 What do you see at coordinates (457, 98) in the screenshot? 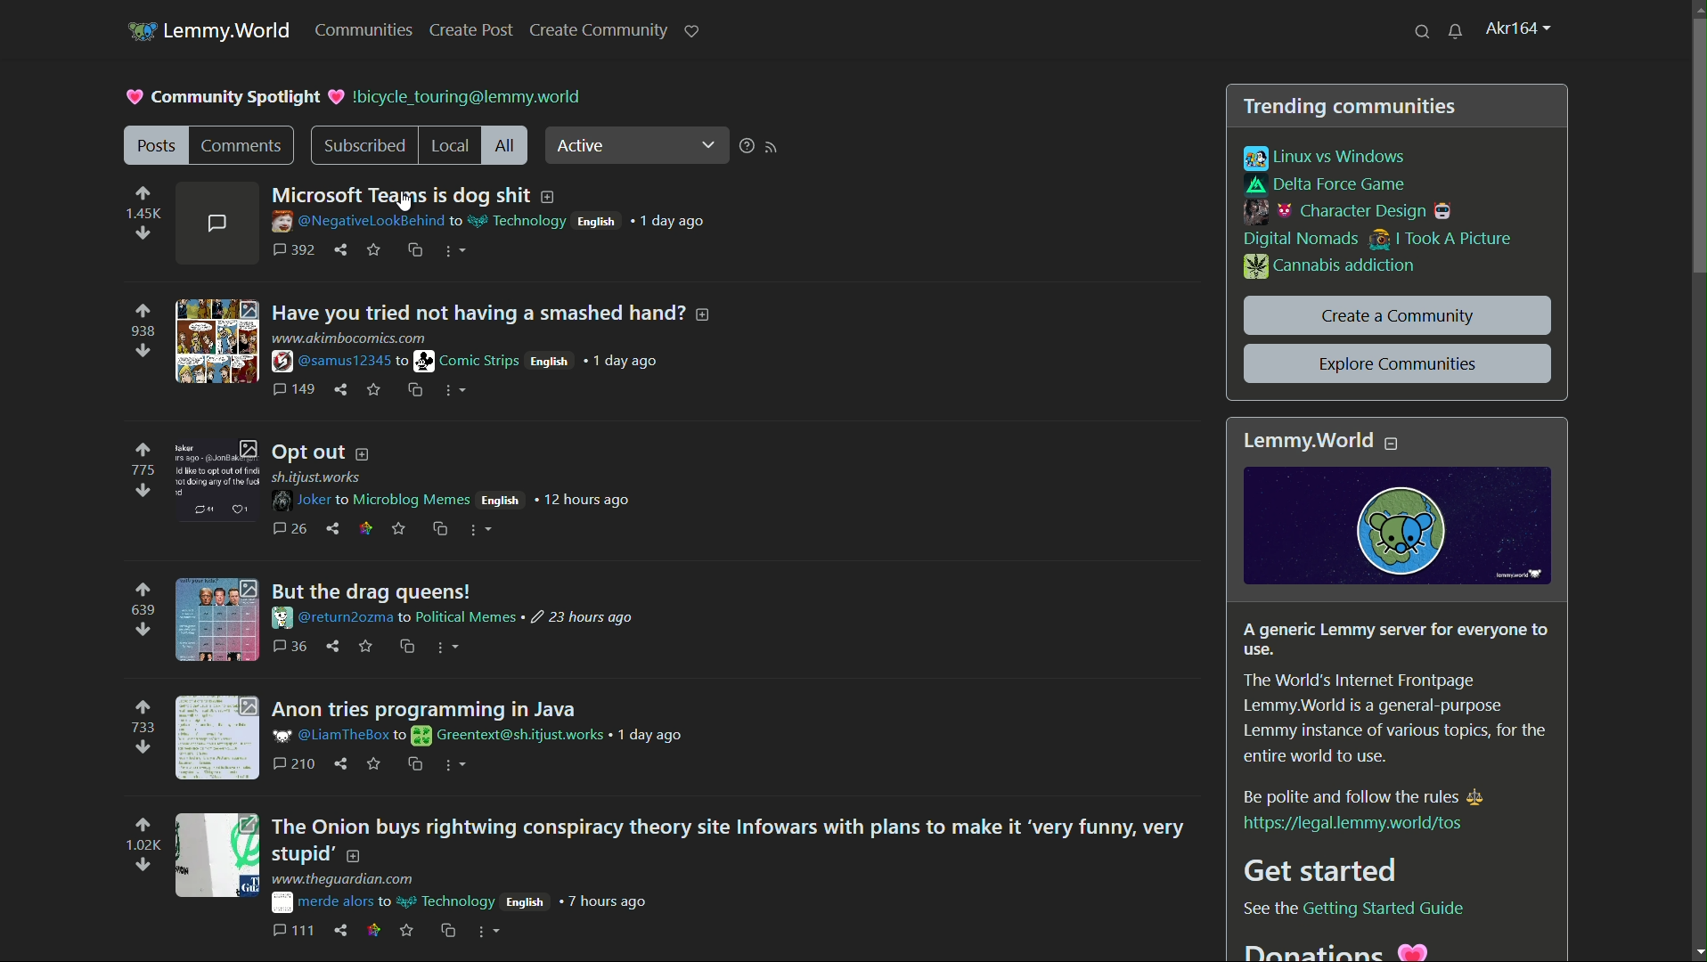
I see `username` at bounding box center [457, 98].